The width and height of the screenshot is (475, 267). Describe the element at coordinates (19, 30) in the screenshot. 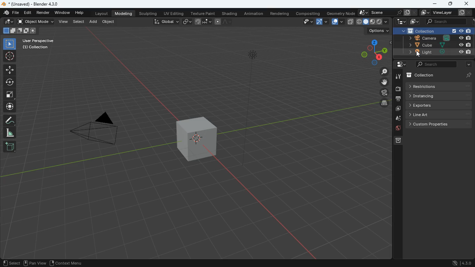

I see `image type` at that location.